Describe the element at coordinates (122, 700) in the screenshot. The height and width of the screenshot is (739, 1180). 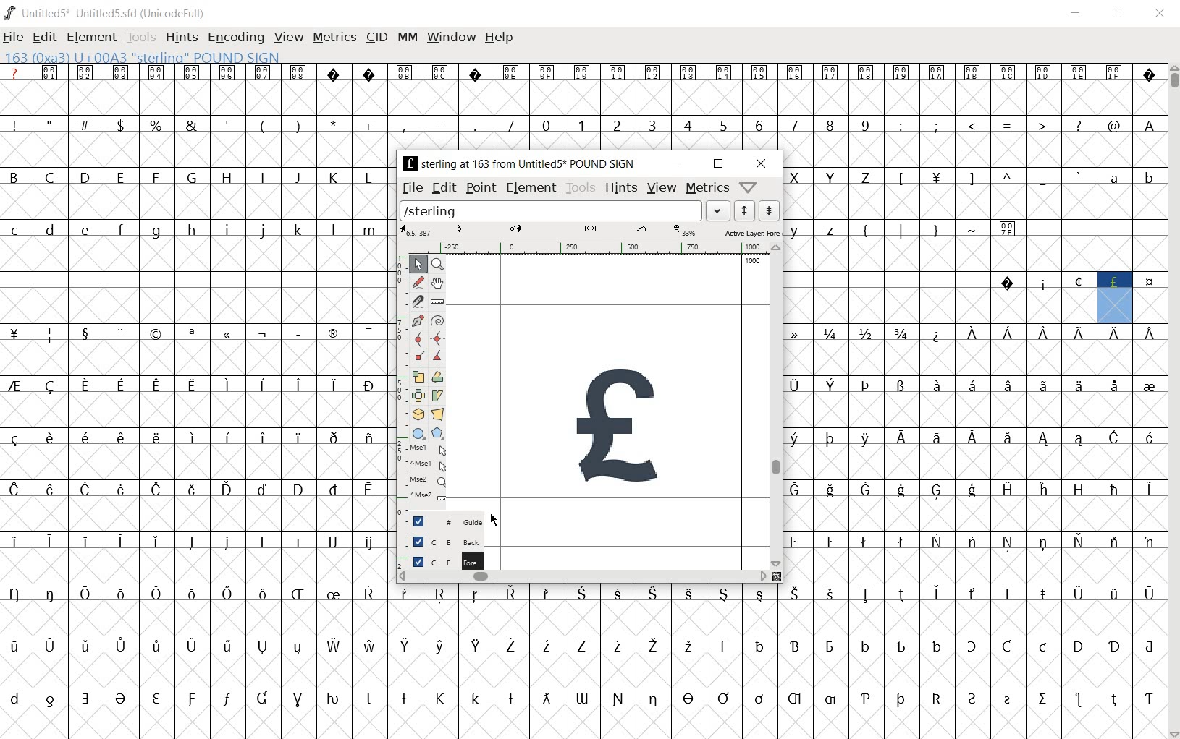
I see `Symbol` at that location.